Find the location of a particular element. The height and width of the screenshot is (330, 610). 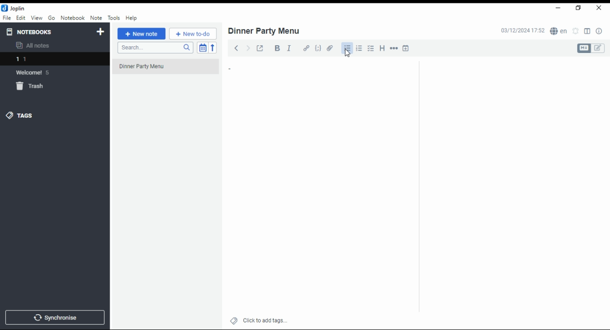

view is located at coordinates (36, 18).